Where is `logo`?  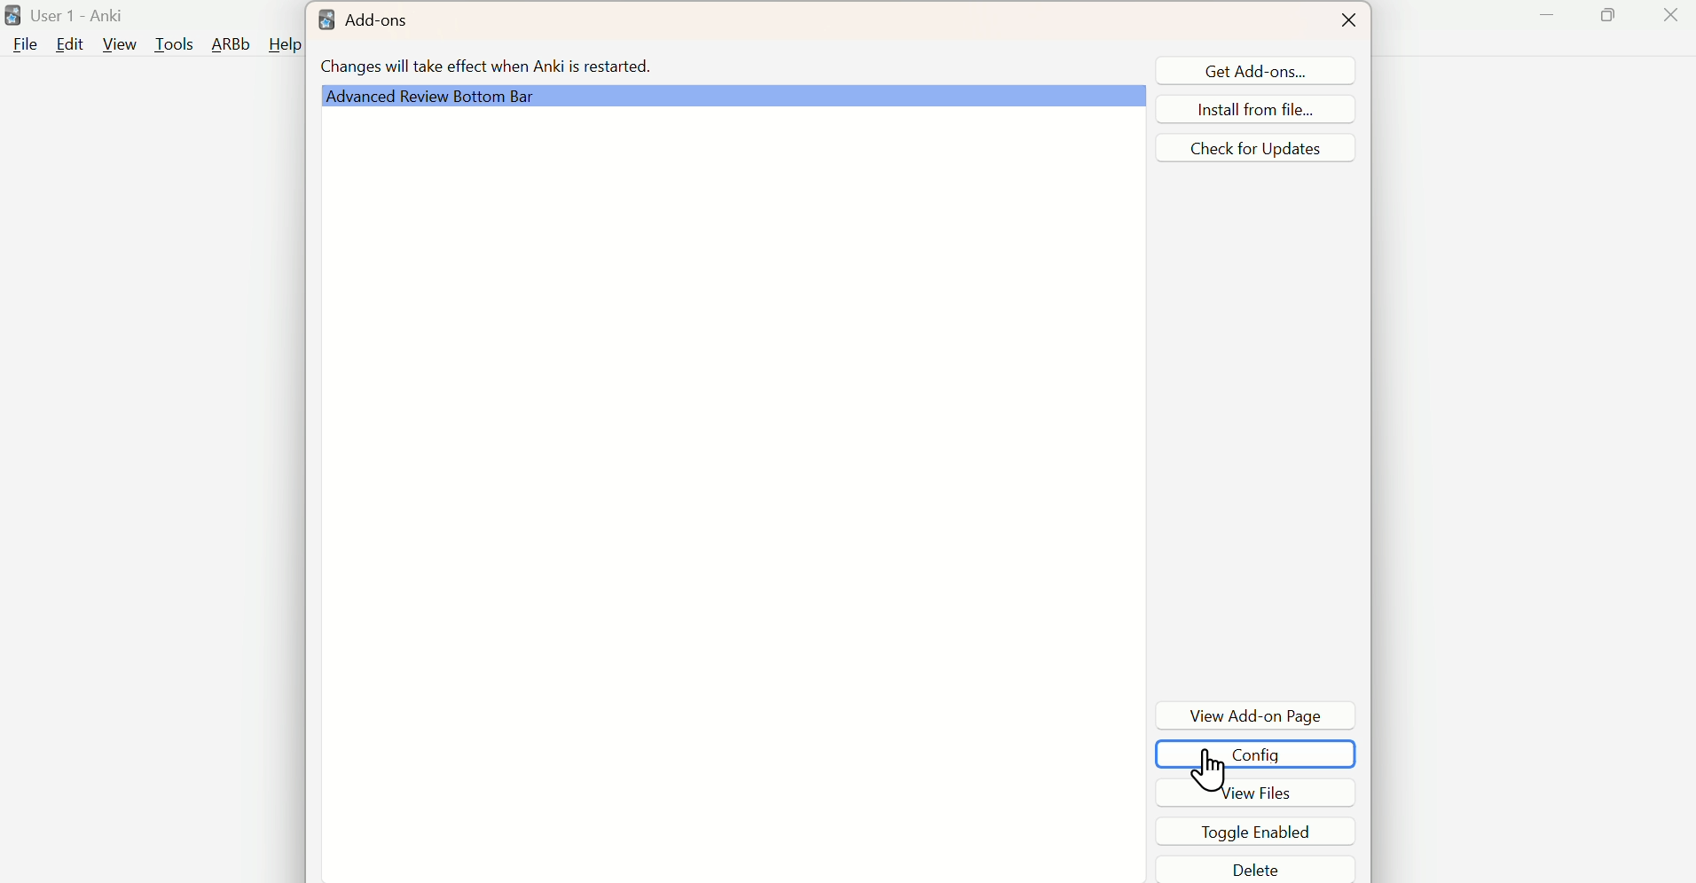
logo is located at coordinates (12, 16).